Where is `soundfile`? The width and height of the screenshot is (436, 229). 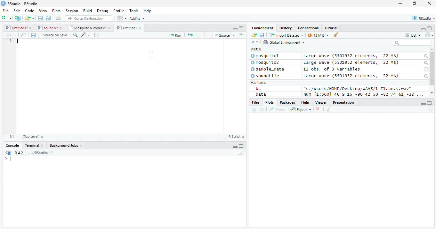
soundfile is located at coordinates (265, 76).